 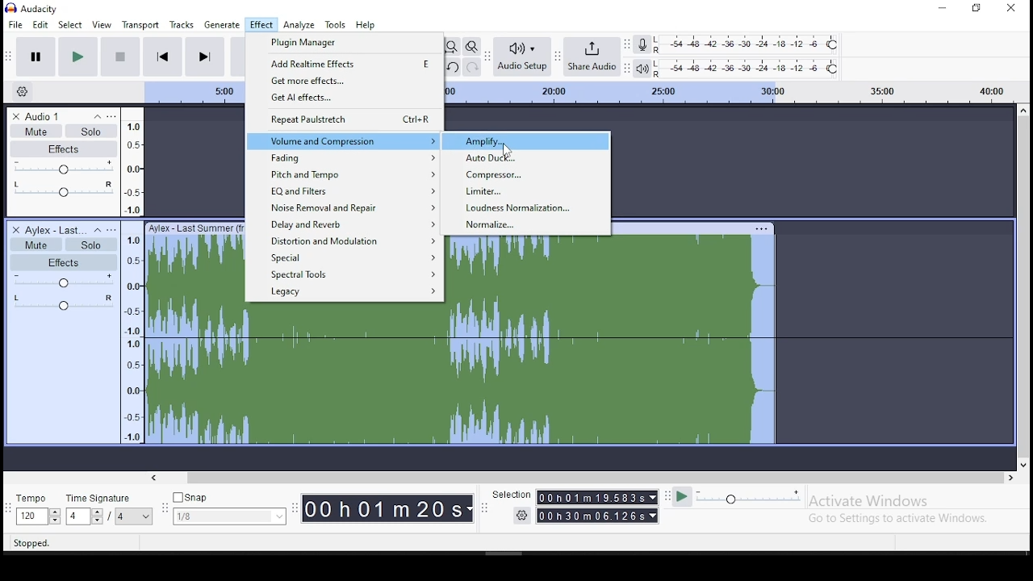 I want to click on distortion and modulation, so click(x=346, y=239).